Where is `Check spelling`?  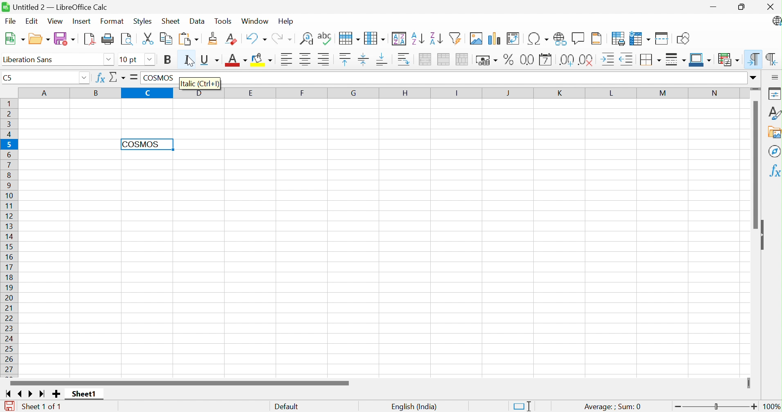
Check spelling is located at coordinates (325, 38).